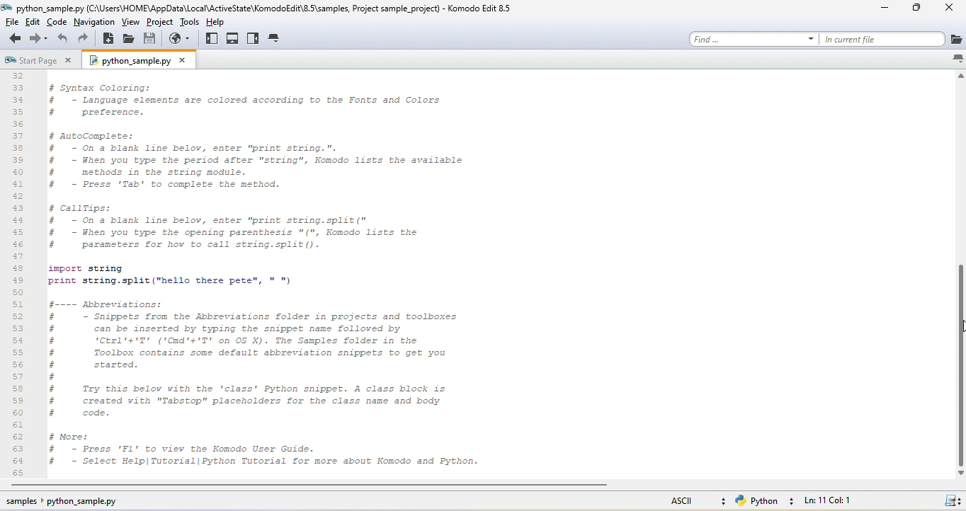  Describe the element at coordinates (189, 23) in the screenshot. I see `tools` at that location.